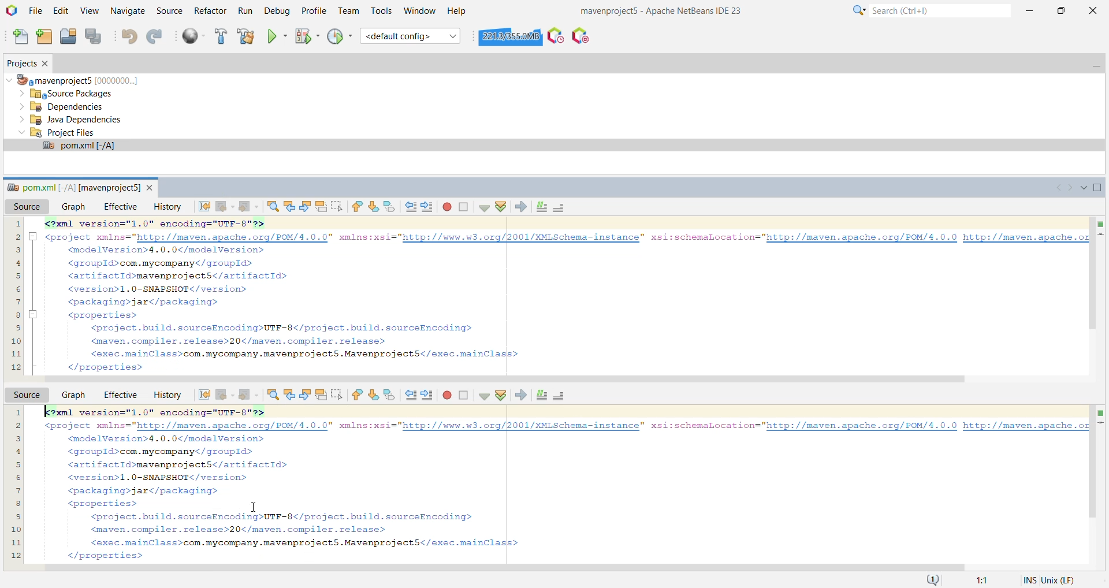  I want to click on Check file, so click(483, 206).